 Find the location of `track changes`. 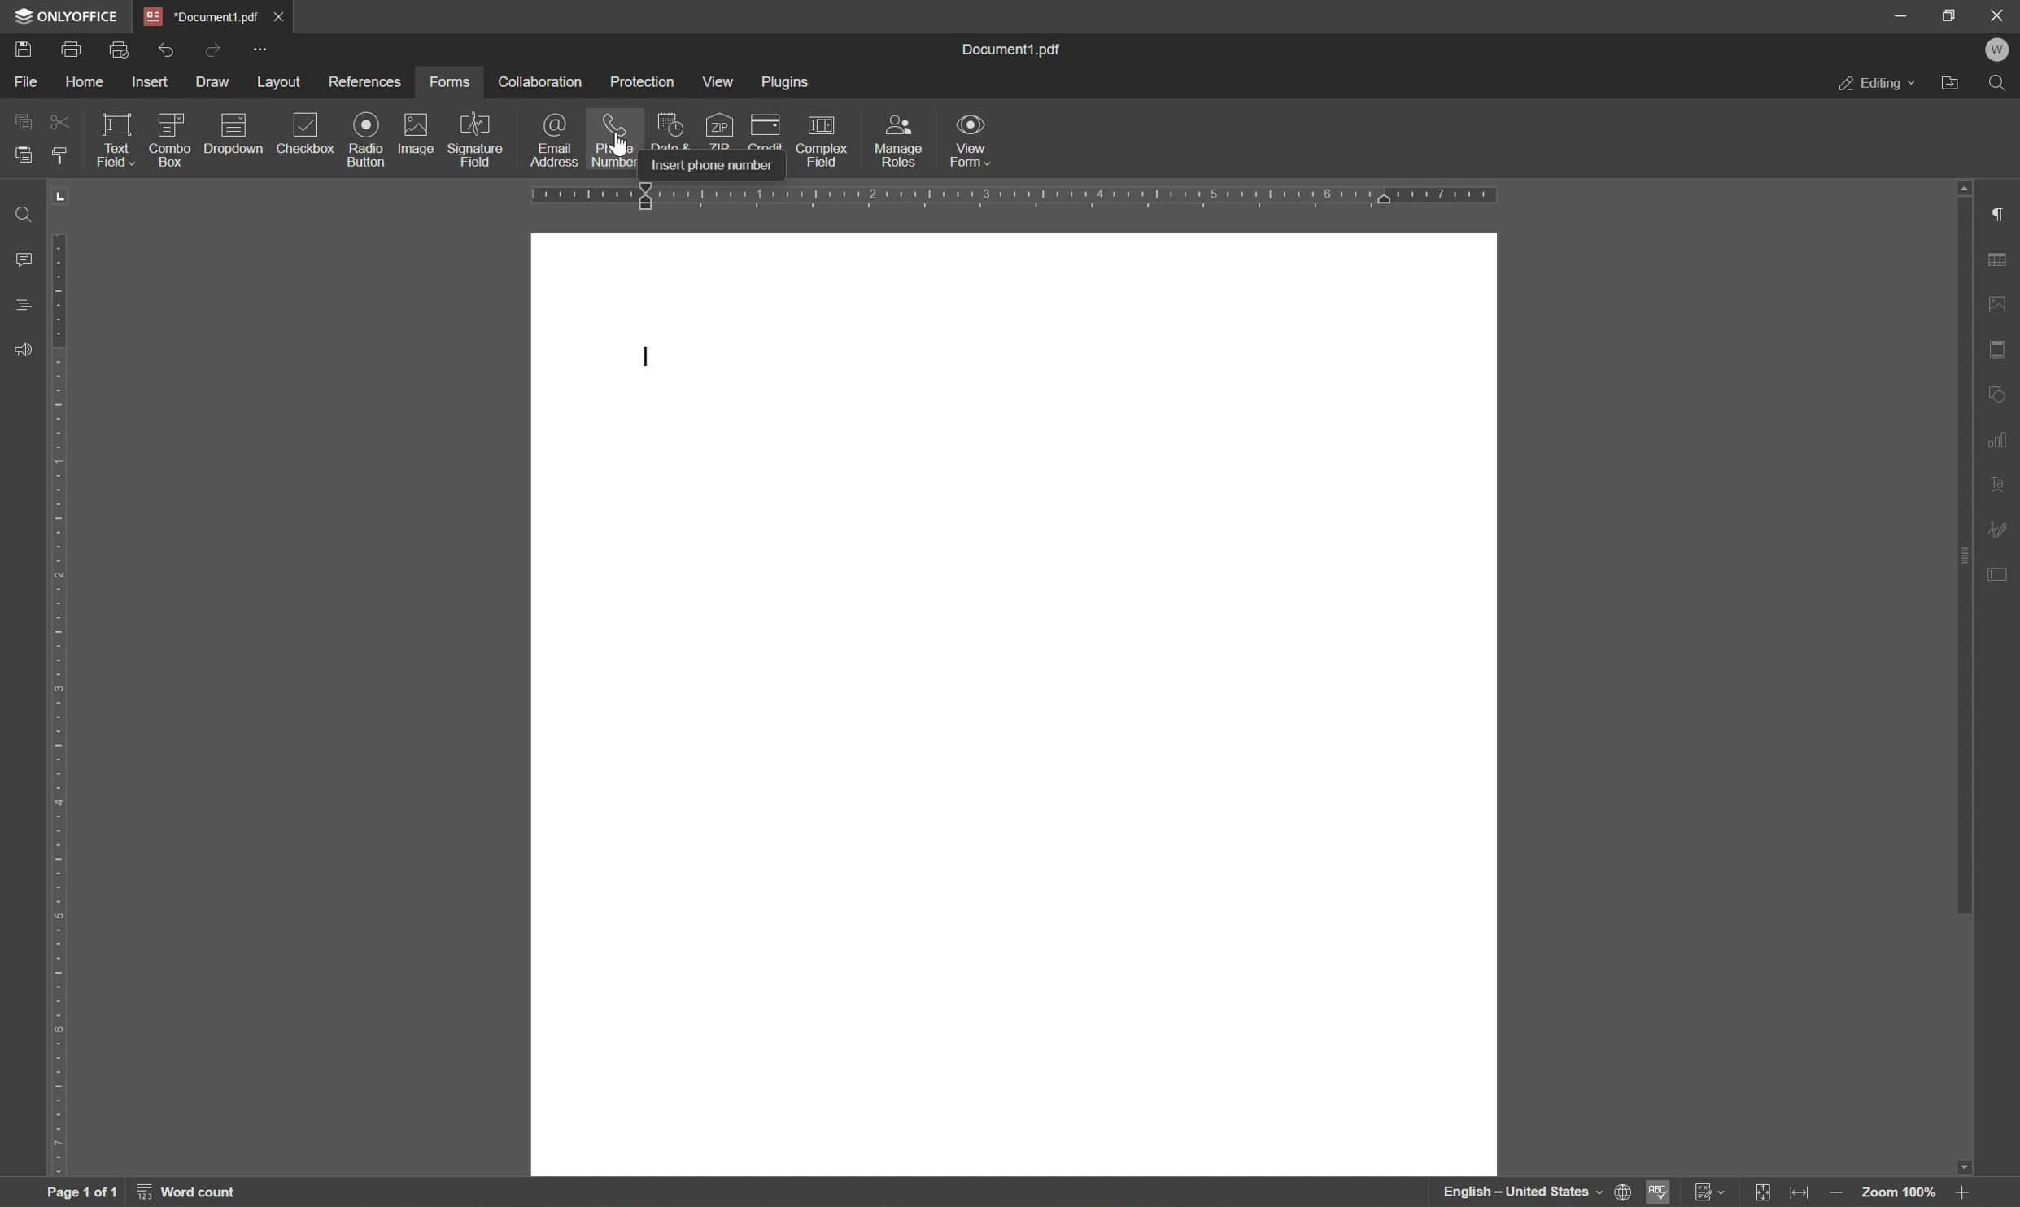

track changes is located at coordinates (1708, 1191).